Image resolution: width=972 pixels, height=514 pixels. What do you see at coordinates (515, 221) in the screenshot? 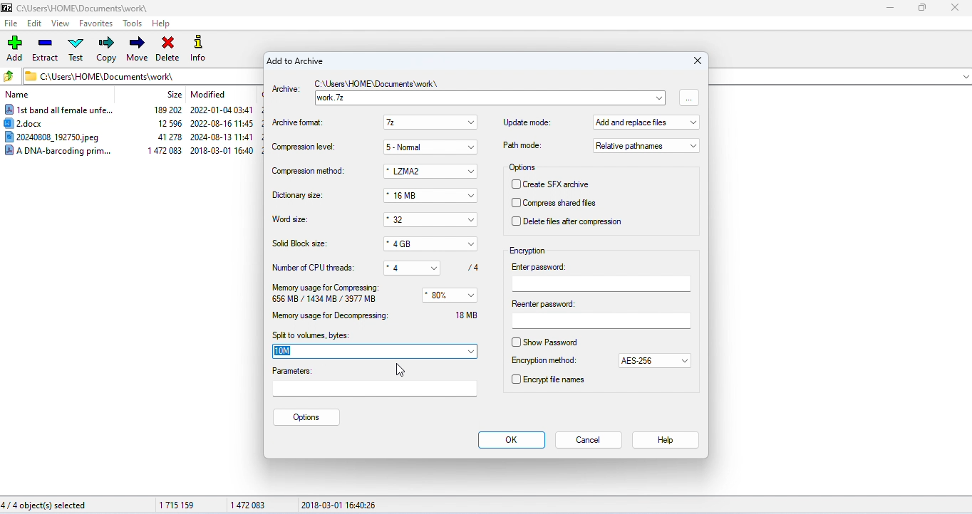
I see `checkbox` at bounding box center [515, 221].